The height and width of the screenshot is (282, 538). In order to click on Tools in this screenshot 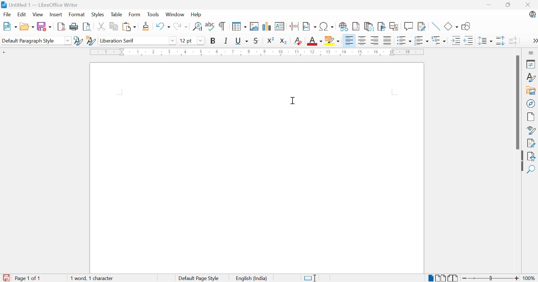, I will do `click(153, 14)`.